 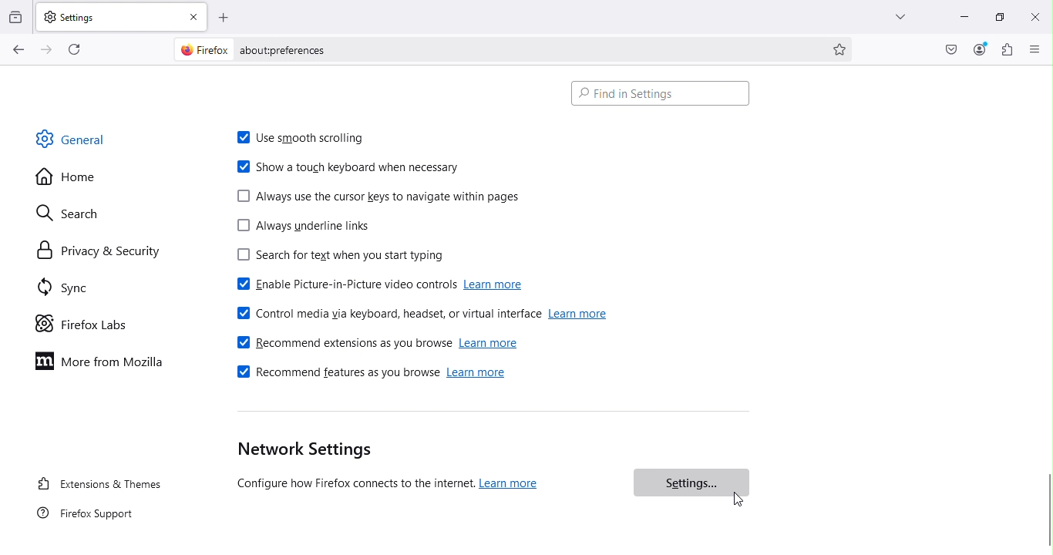 What do you see at coordinates (1037, 50) in the screenshot?
I see `Open application menu` at bounding box center [1037, 50].